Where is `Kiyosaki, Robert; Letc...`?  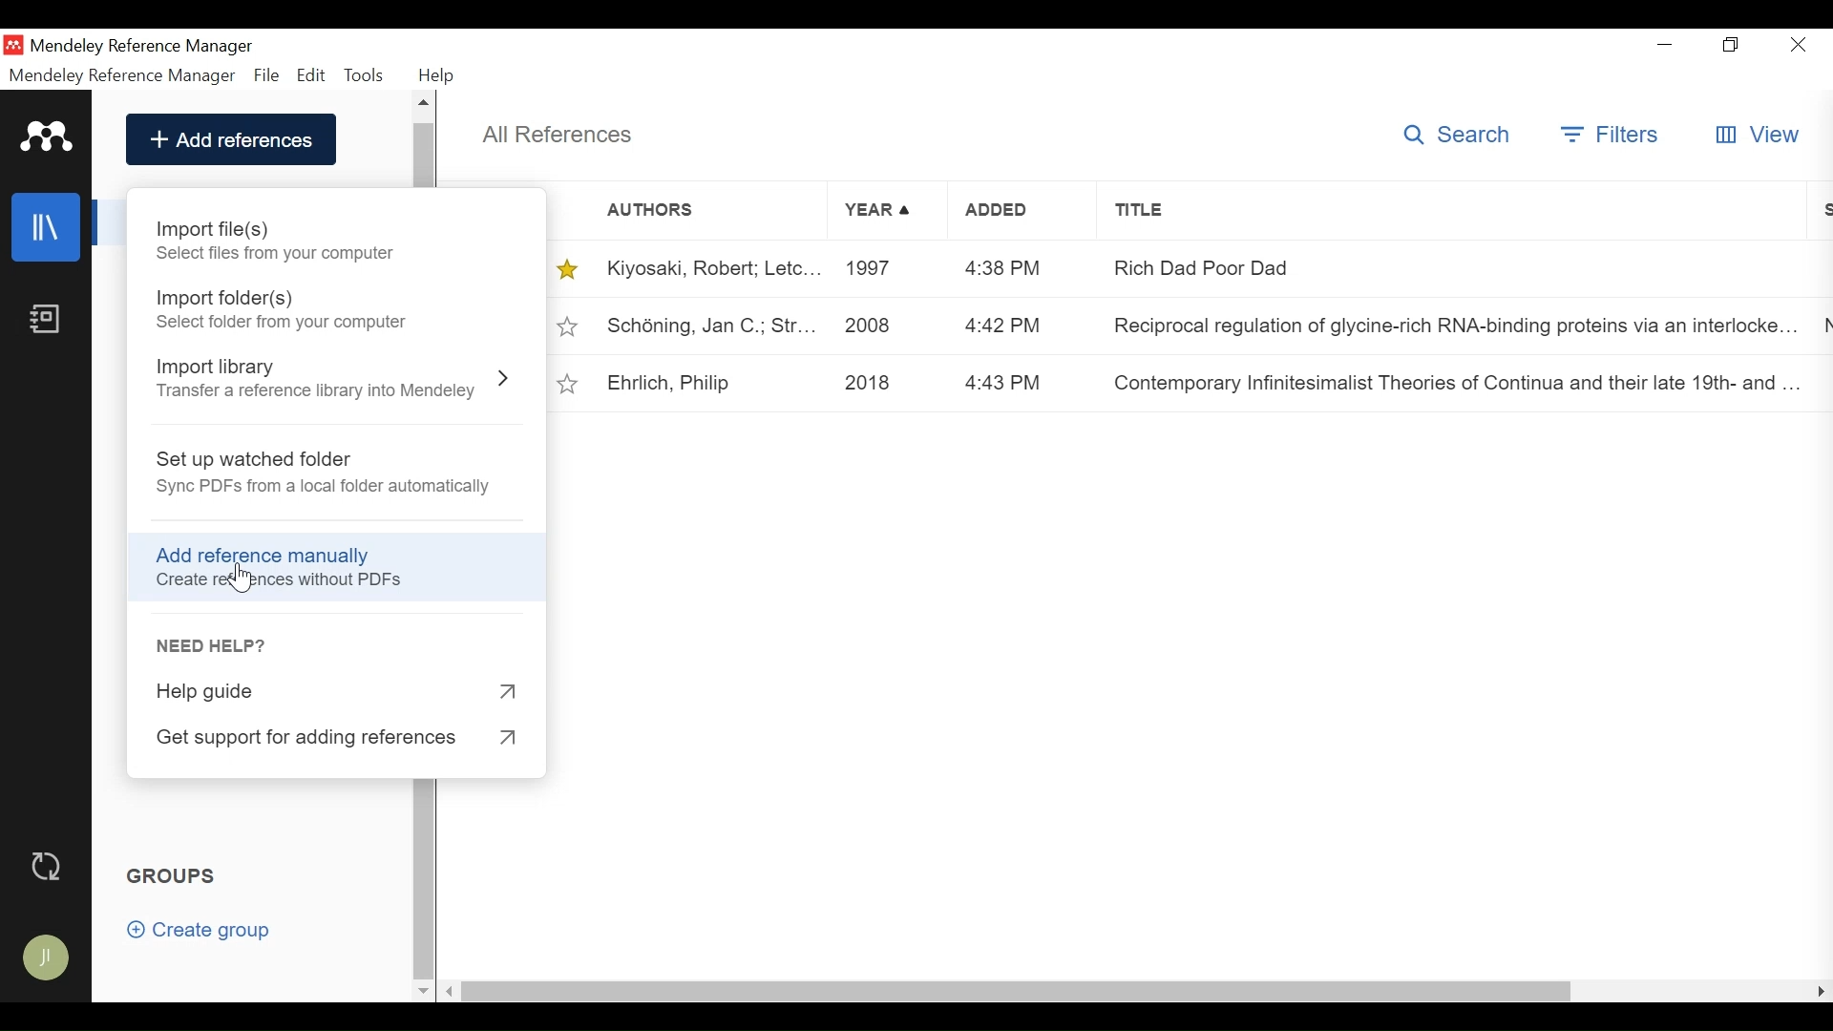 Kiyosaki, Robert; Letc... is located at coordinates (713, 269).